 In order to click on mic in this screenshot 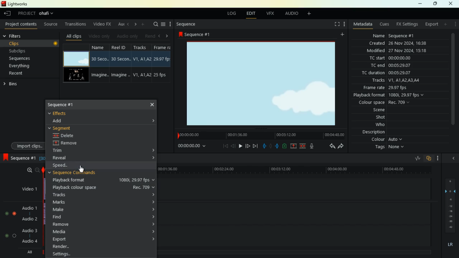, I will do `click(313, 145)`.